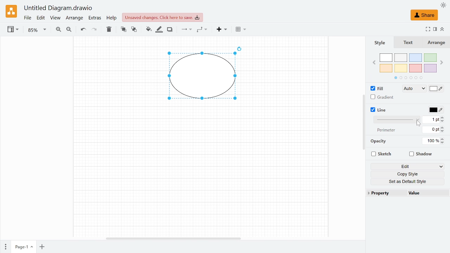 This screenshot has height=253, width=450. Describe the element at coordinates (36, 30) in the screenshot. I see `Zoom` at that location.